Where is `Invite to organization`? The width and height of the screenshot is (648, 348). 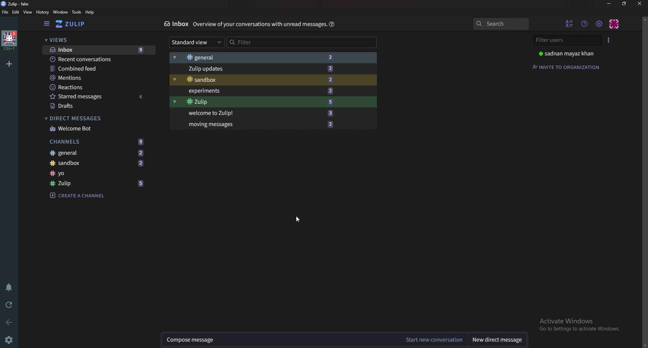
Invite to organization is located at coordinates (568, 68).